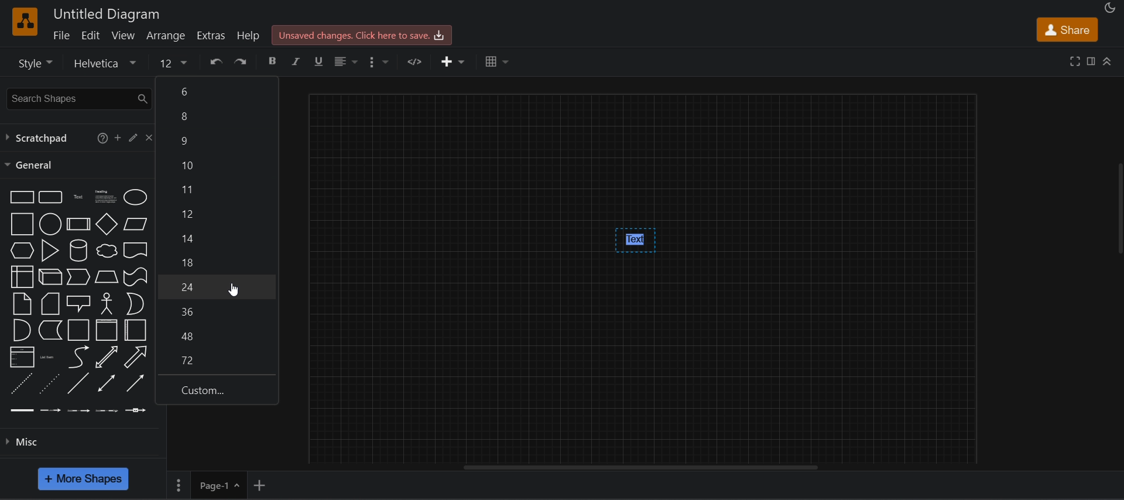 The image size is (1124, 500). What do you see at coordinates (107, 14) in the screenshot?
I see `Untitled diagram` at bounding box center [107, 14].